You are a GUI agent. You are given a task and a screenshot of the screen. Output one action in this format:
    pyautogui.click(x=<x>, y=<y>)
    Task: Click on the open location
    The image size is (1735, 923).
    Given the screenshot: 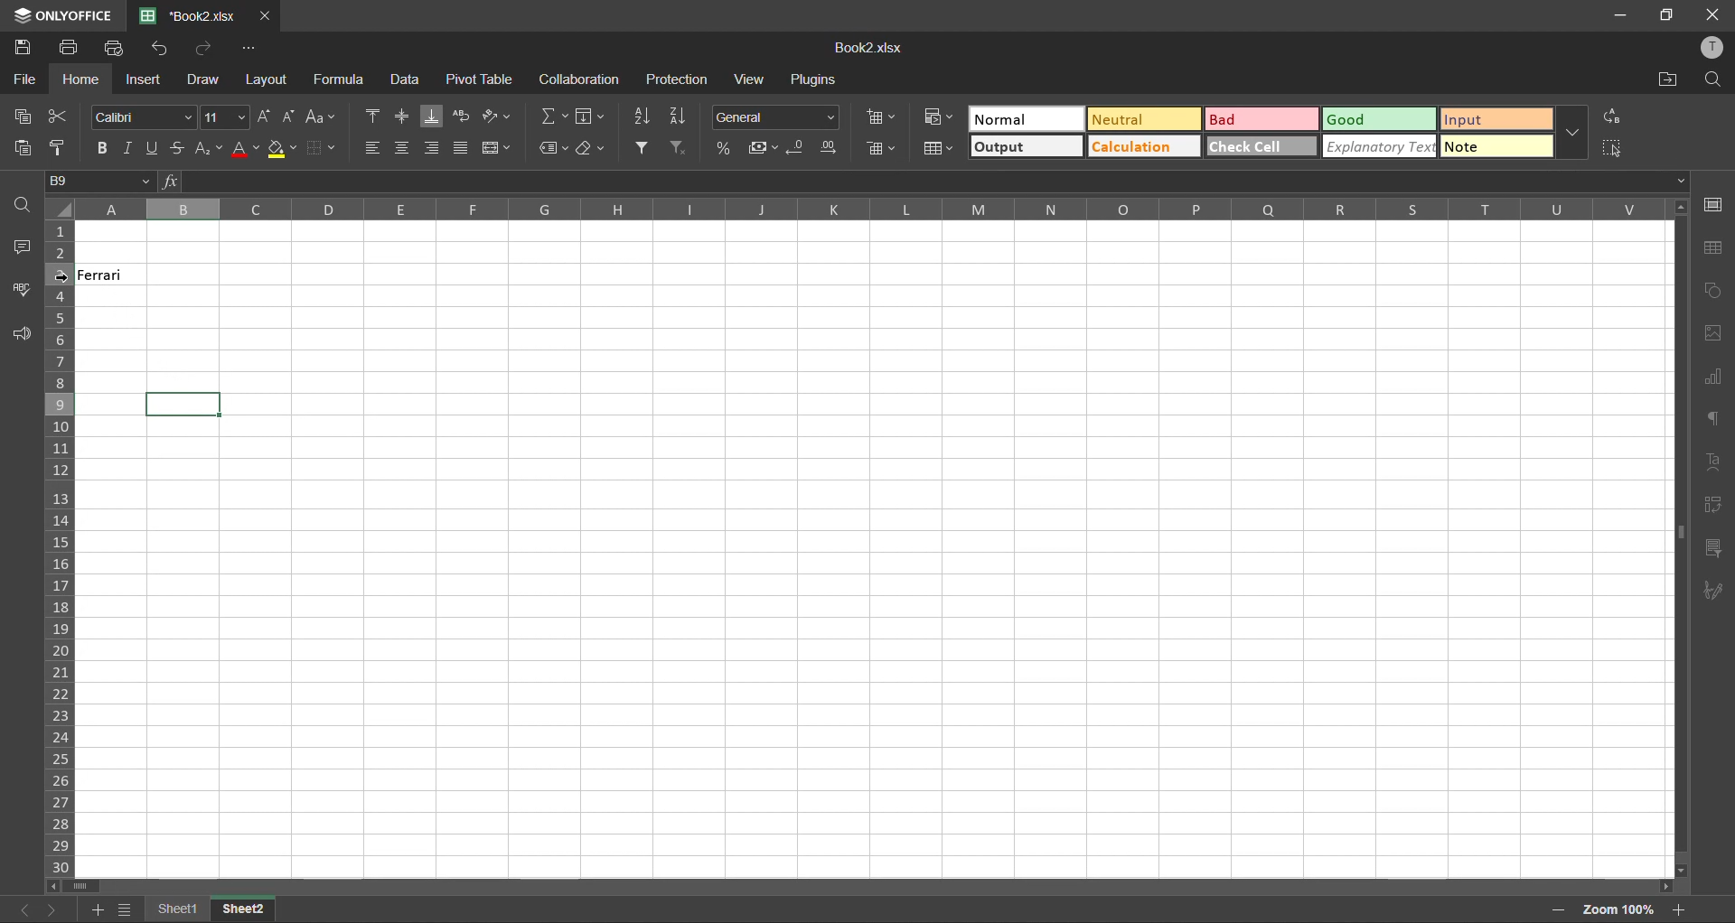 What is the action you would take?
    pyautogui.click(x=1664, y=79)
    